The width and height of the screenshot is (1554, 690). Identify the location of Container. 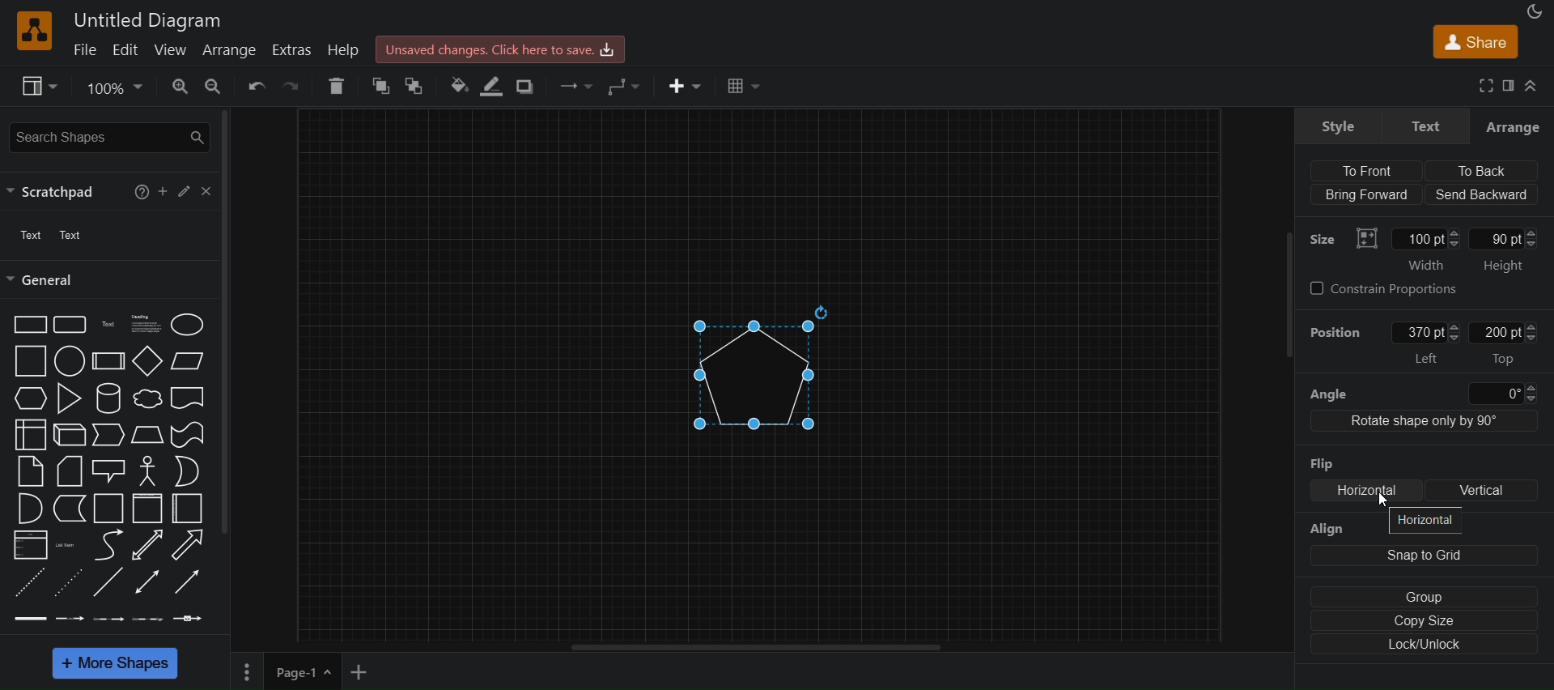
(148, 509).